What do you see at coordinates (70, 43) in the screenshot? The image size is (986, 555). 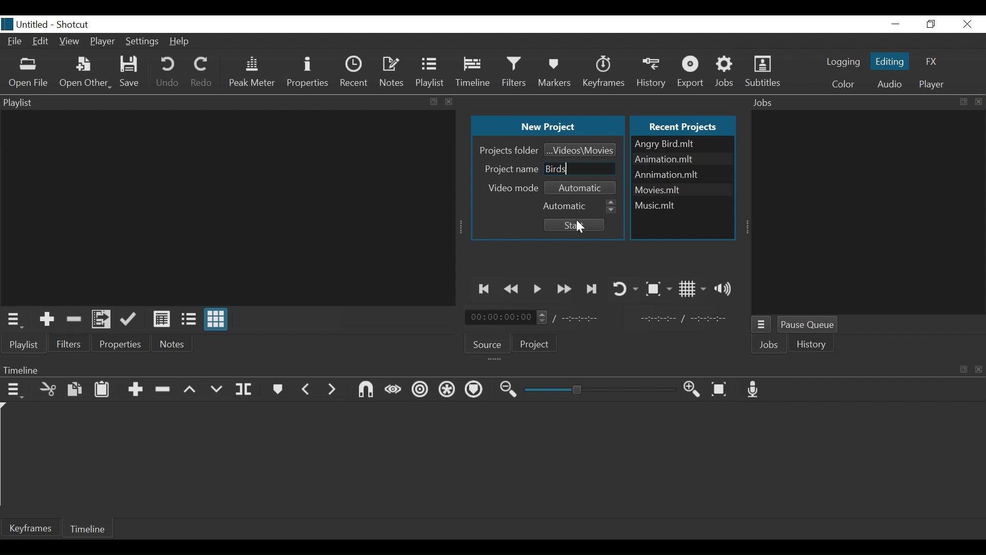 I see `View` at bounding box center [70, 43].